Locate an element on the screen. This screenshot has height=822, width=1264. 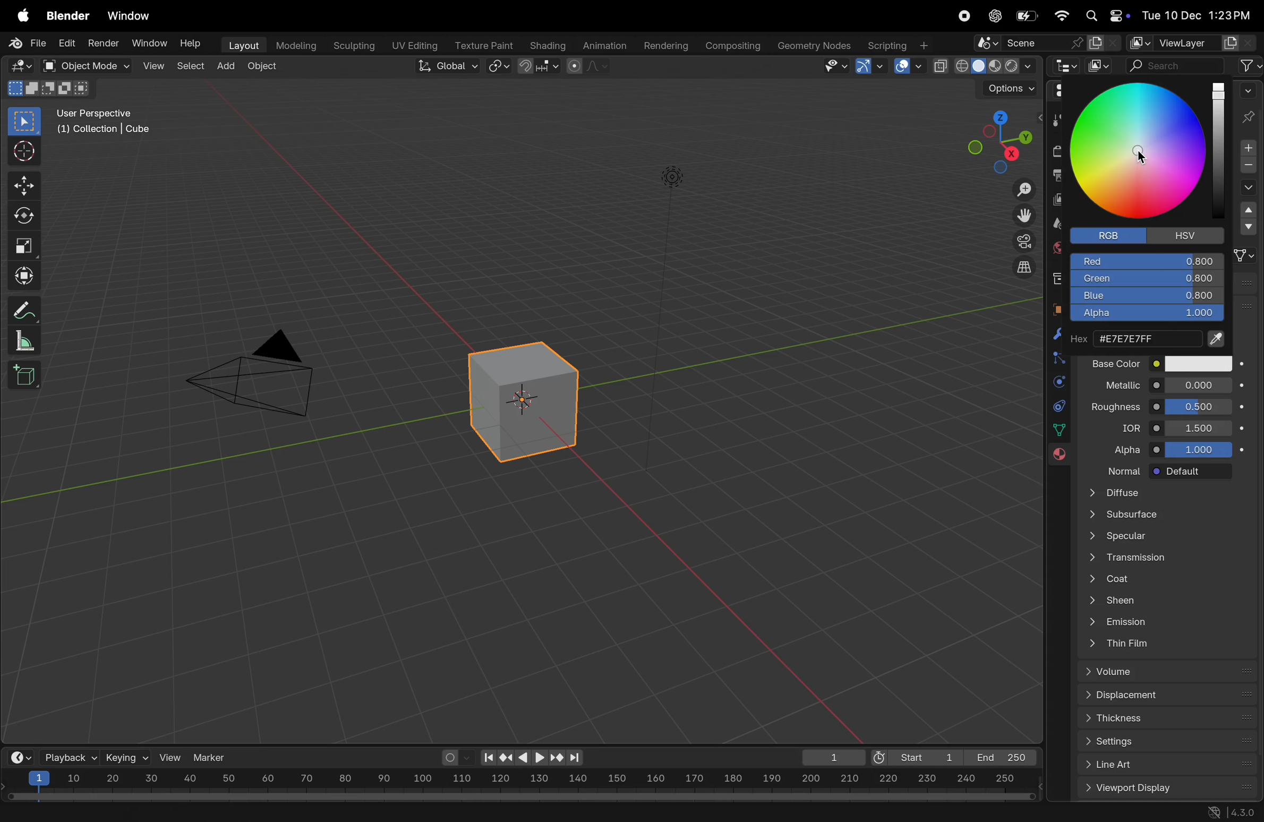
alpha is located at coordinates (1144, 316).